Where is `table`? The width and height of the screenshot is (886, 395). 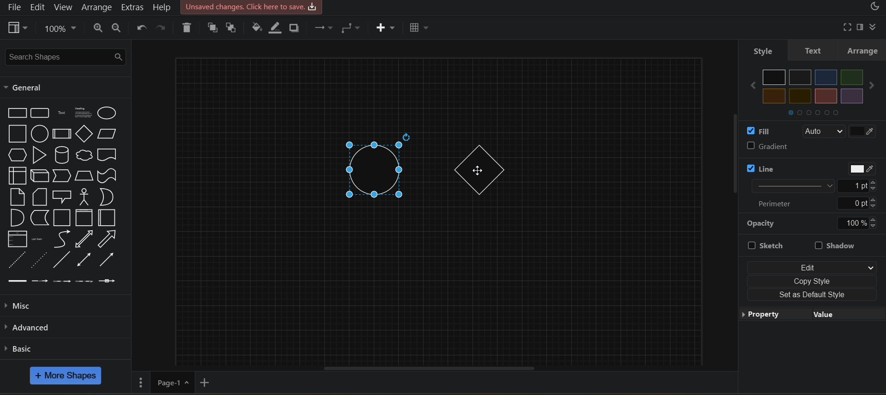 table is located at coordinates (419, 28).